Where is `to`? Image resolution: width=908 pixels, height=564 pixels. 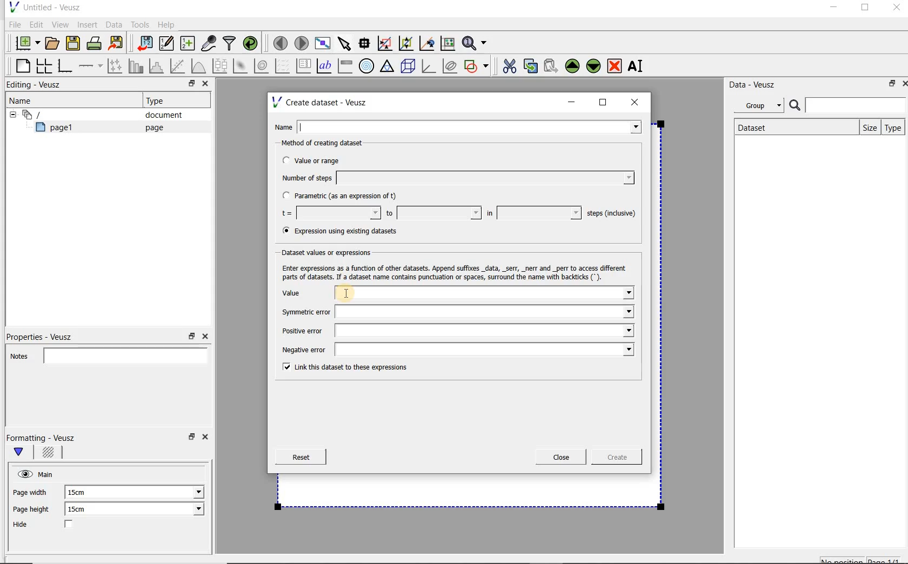 to is located at coordinates (432, 213).